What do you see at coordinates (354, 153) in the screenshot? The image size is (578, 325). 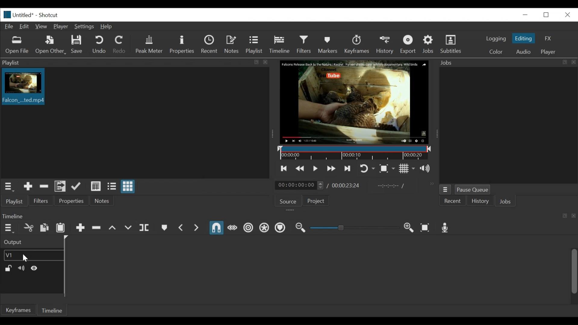 I see `Timeline` at bounding box center [354, 153].